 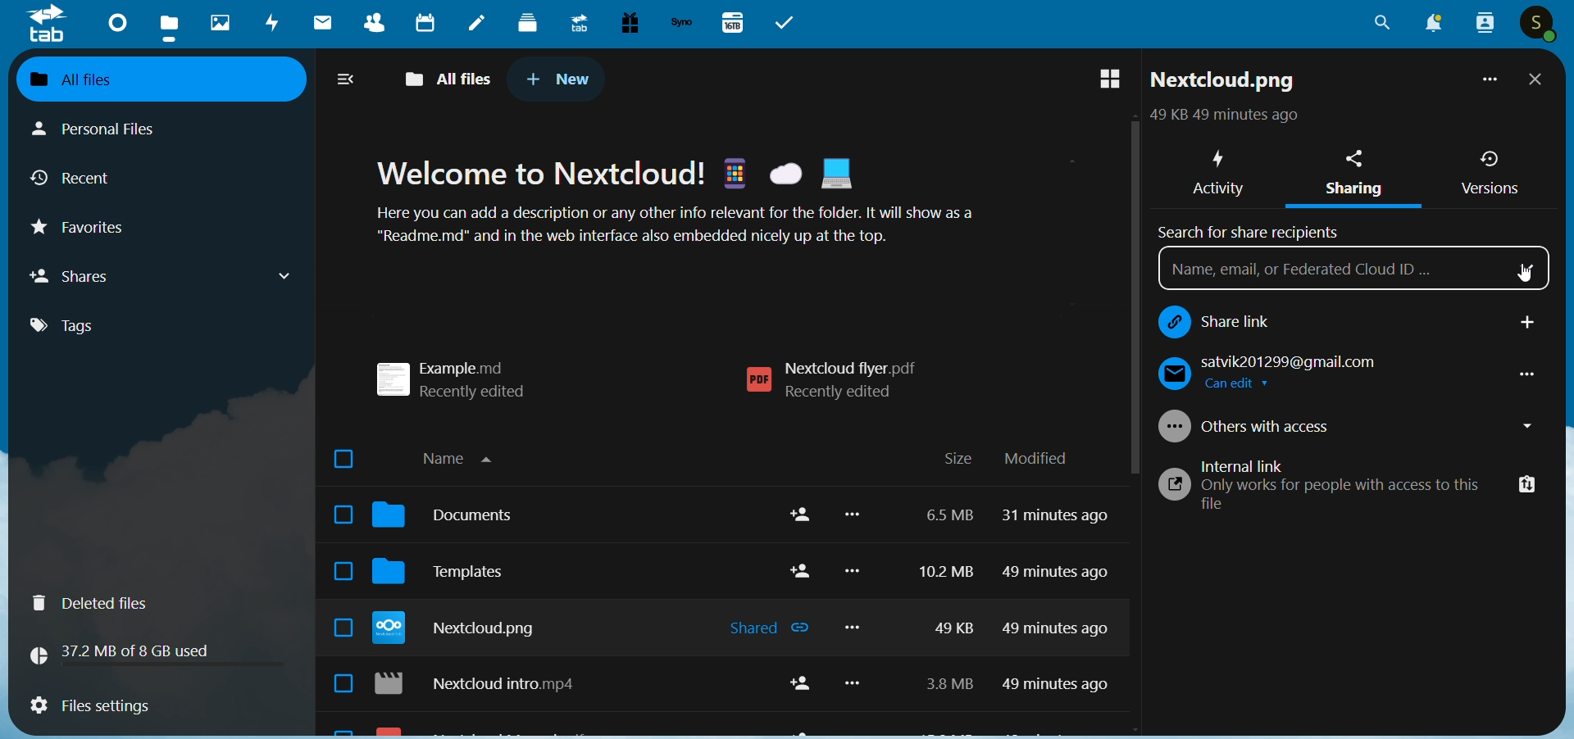 What do you see at coordinates (348, 81) in the screenshot?
I see `collapse/expand` at bounding box center [348, 81].